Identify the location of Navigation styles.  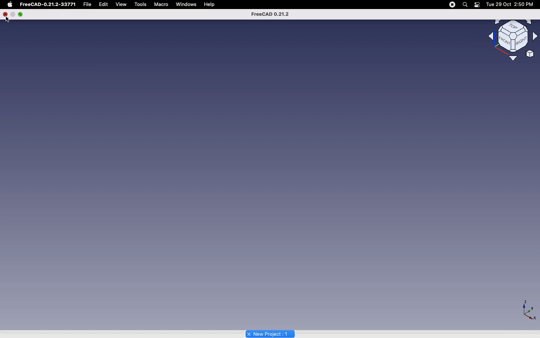
(512, 36).